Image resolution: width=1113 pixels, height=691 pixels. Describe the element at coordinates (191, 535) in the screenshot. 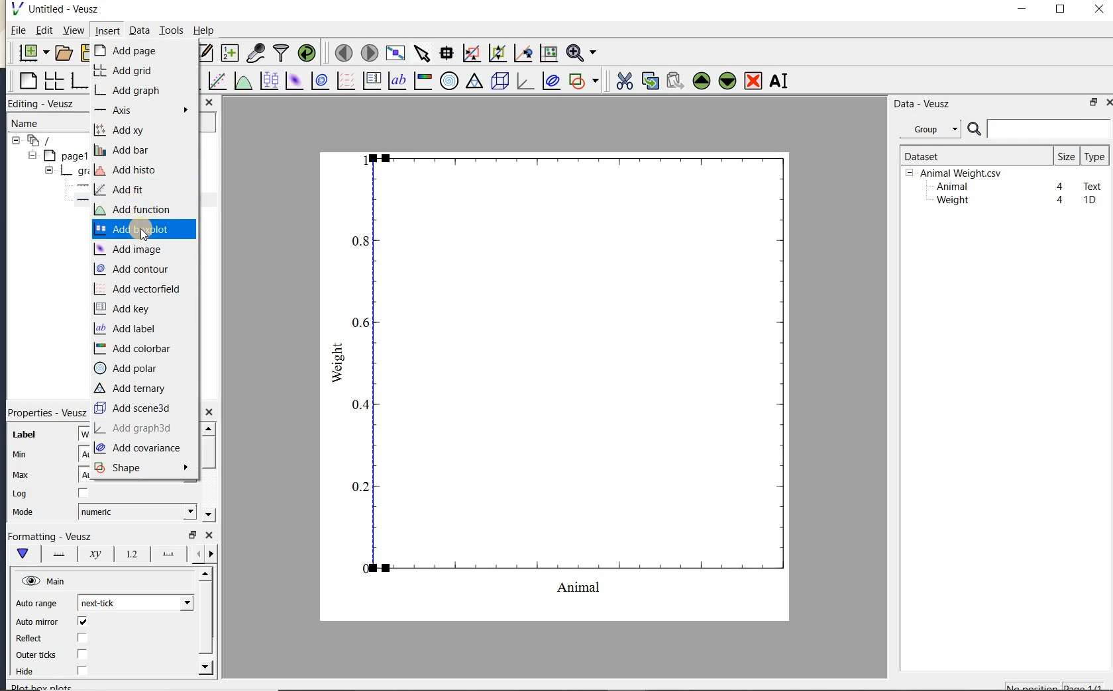

I see `restore` at that location.